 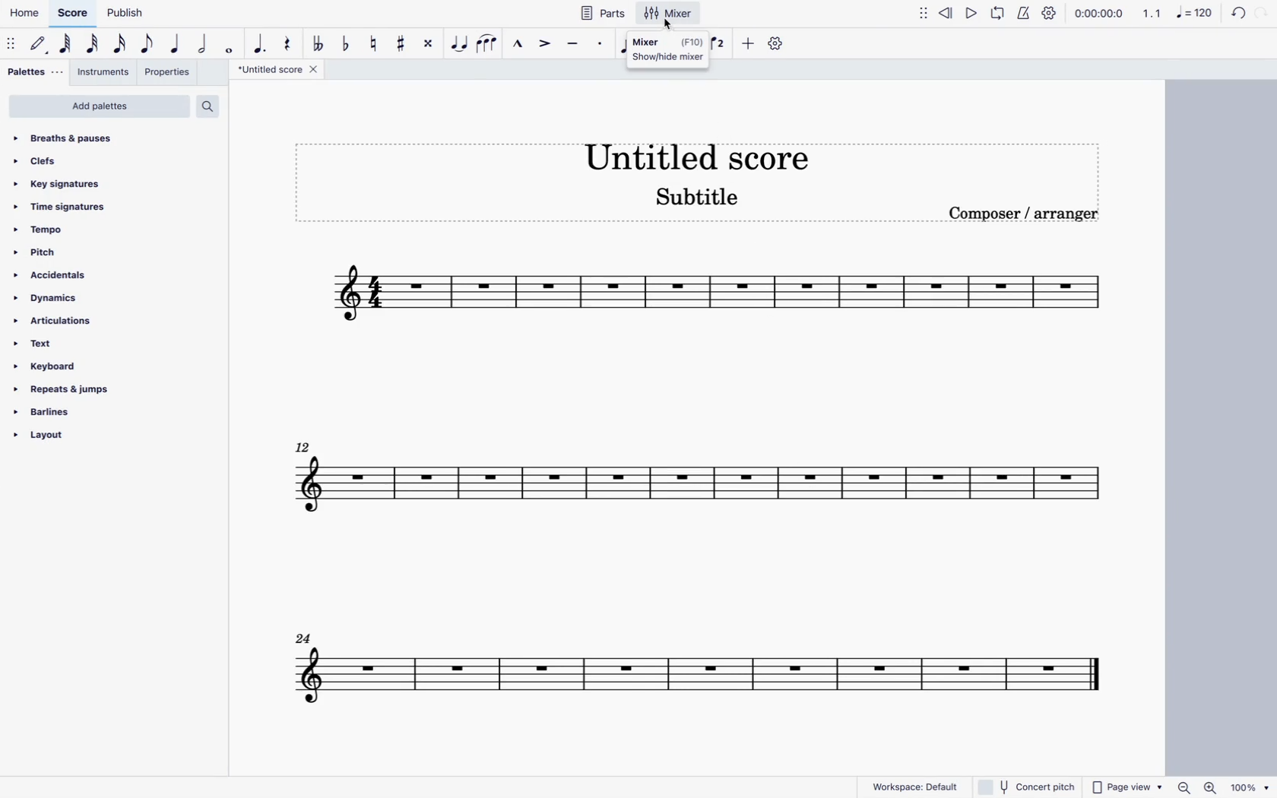 I want to click on metronome, so click(x=1022, y=12).